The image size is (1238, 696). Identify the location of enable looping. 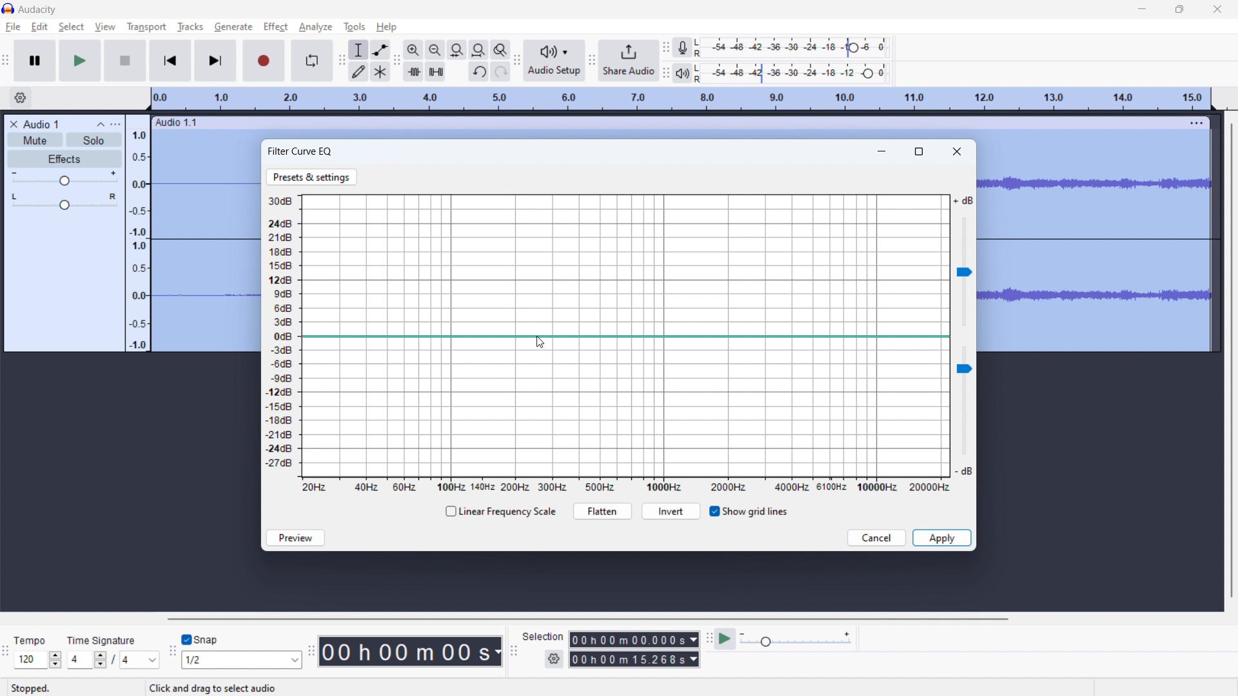
(312, 61).